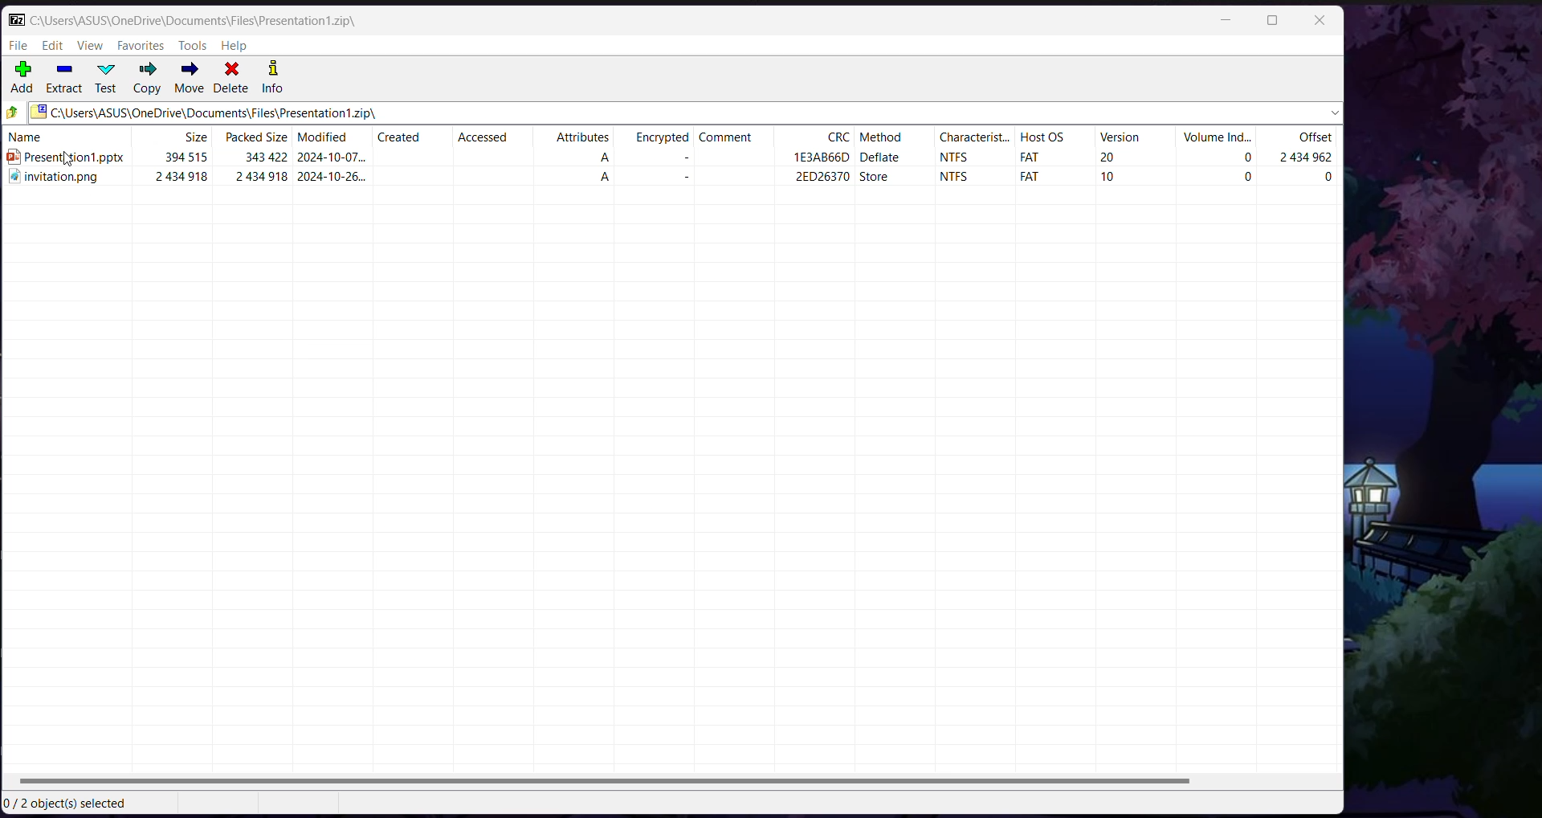  Describe the element at coordinates (194, 46) in the screenshot. I see `Tools` at that location.